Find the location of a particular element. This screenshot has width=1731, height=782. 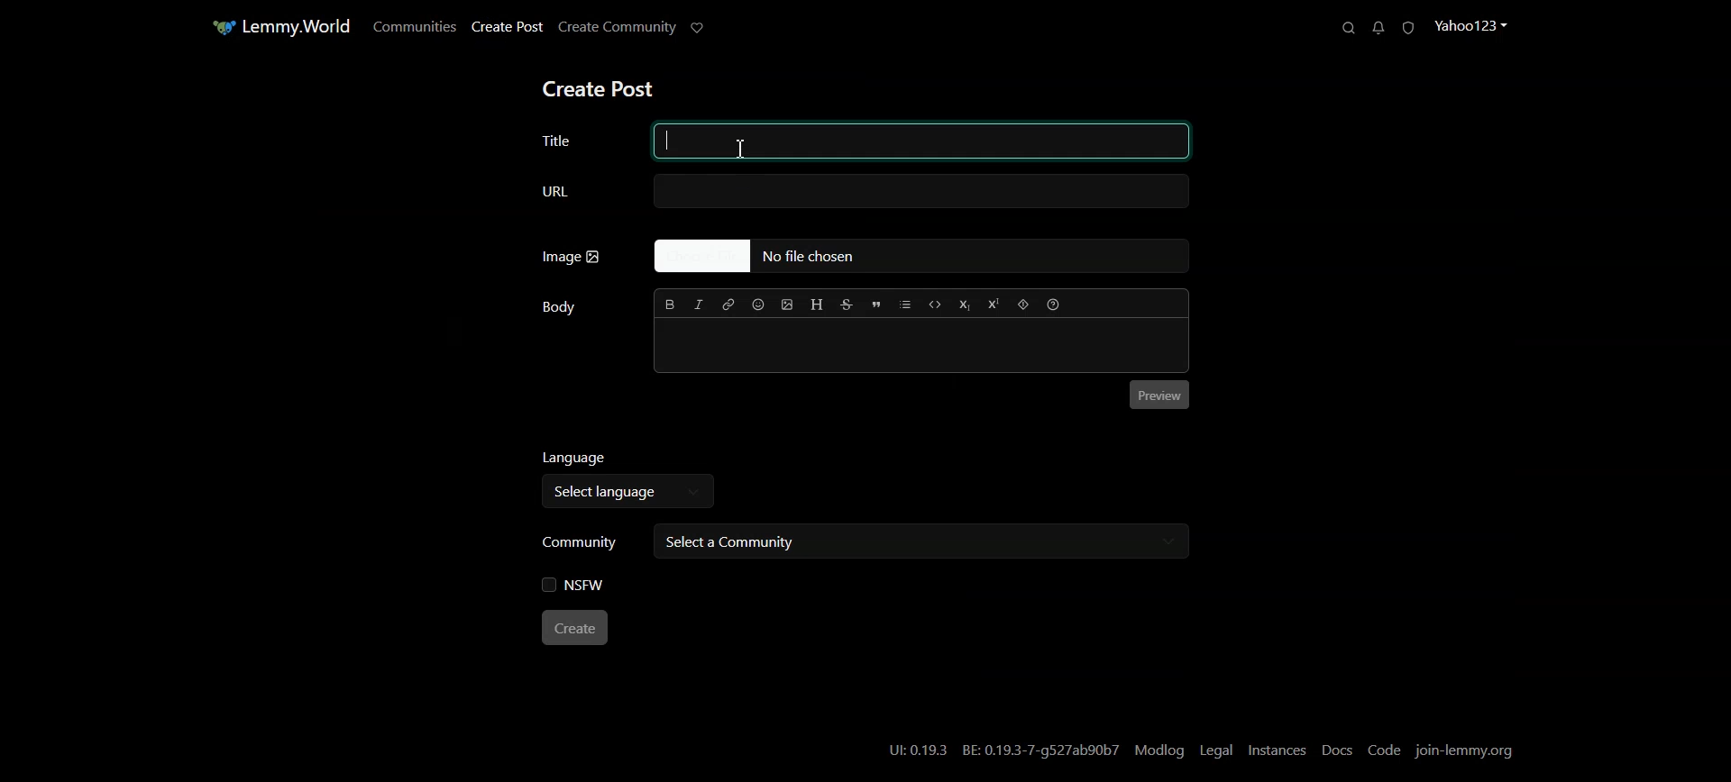

No file Chosen is located at coordinates (920, 257).